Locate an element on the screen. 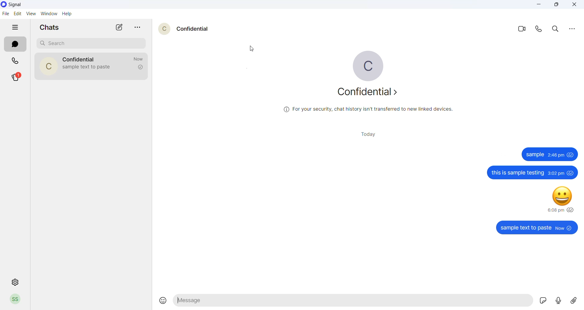 The height and width of the screenshot is (310, 584). profile picture is located at coordinates (367, 65).